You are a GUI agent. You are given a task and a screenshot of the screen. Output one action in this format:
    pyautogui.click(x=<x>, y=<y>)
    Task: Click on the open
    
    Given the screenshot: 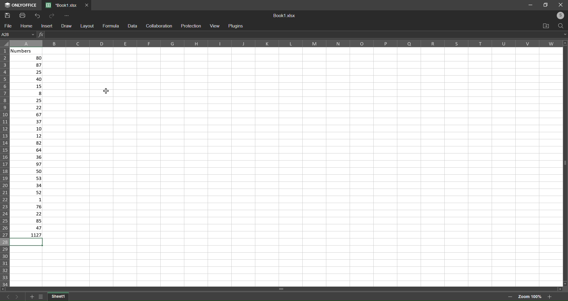 What is the action you would take?
    pyautogui.click(x=545, y=25)
    